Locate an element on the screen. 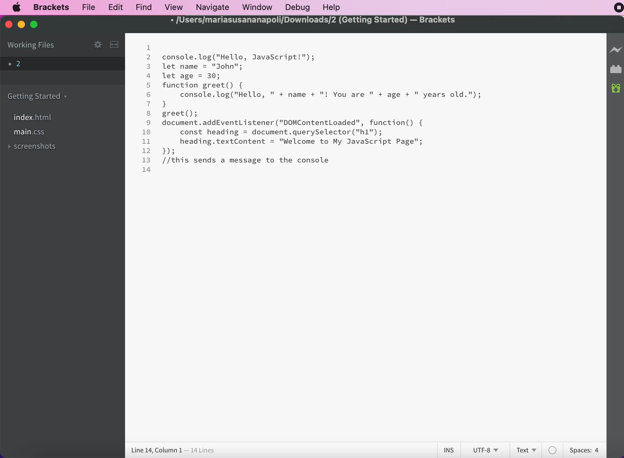 This screenshot has width=624, height=458. minimize is located at coordinates (21, 25).